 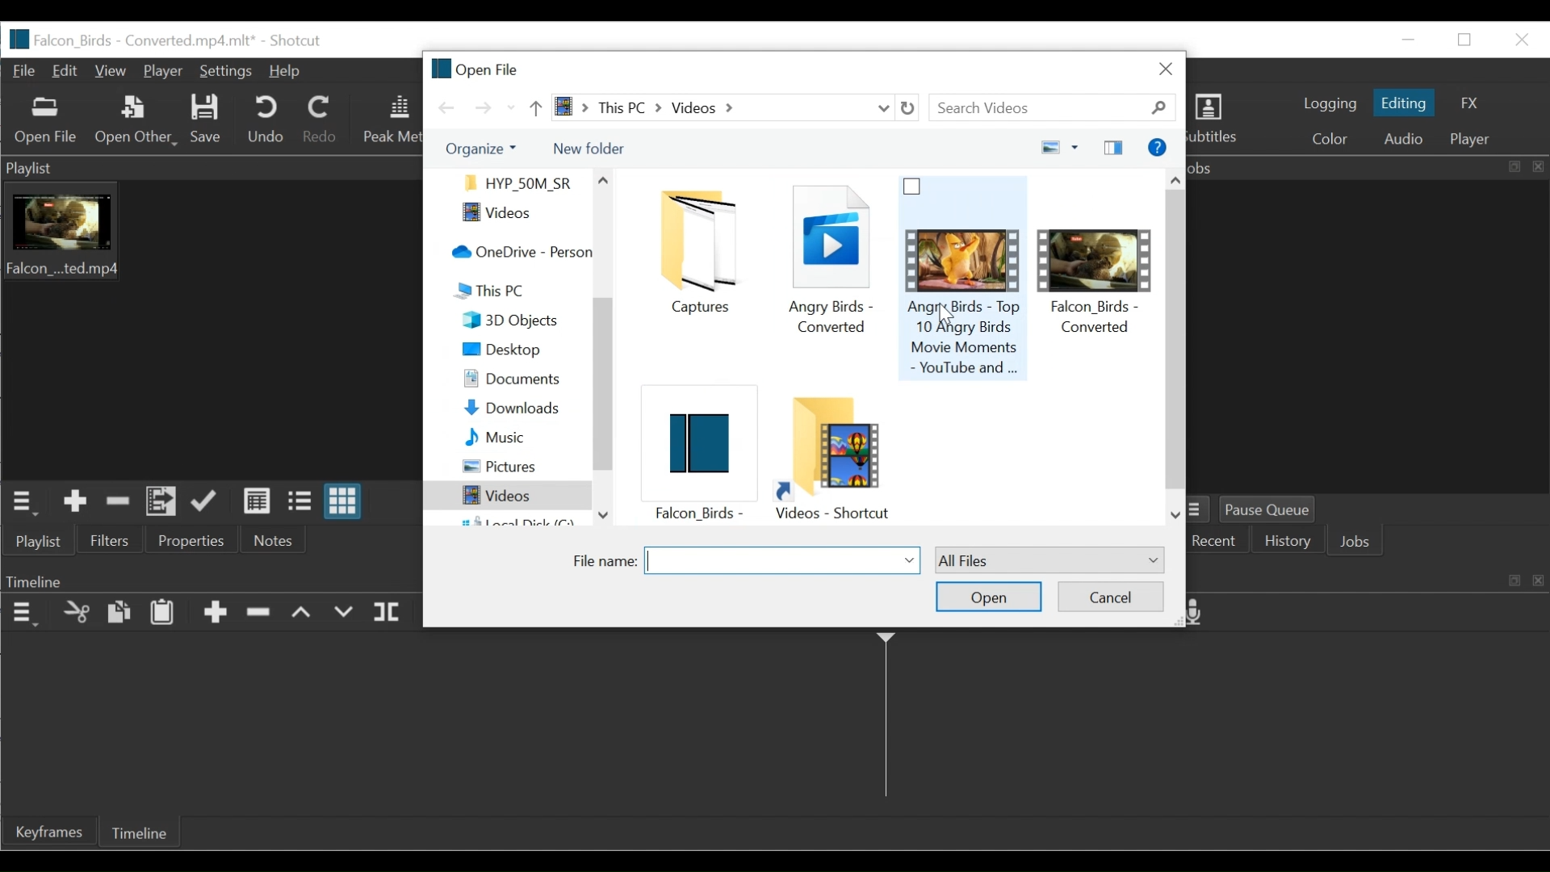 What do you see at coordinates (163, 72) in the screenshot?
I see `Player` at bounding box center [163, 72].